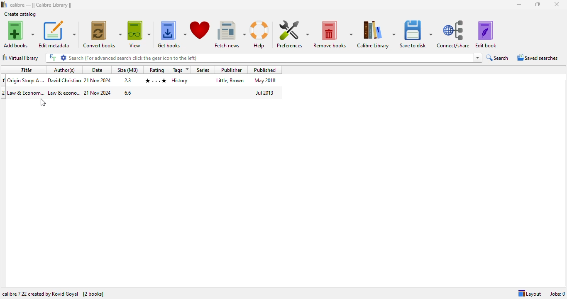 The height and width of the screenshot is (299, 567). What do you see at coordinates (519, 5) in the screenshot?
I see `minimize` at bounding box center [519, 5].